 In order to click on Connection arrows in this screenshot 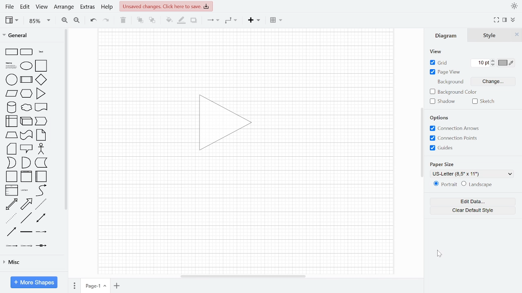, I will do `click(454, 128)`.